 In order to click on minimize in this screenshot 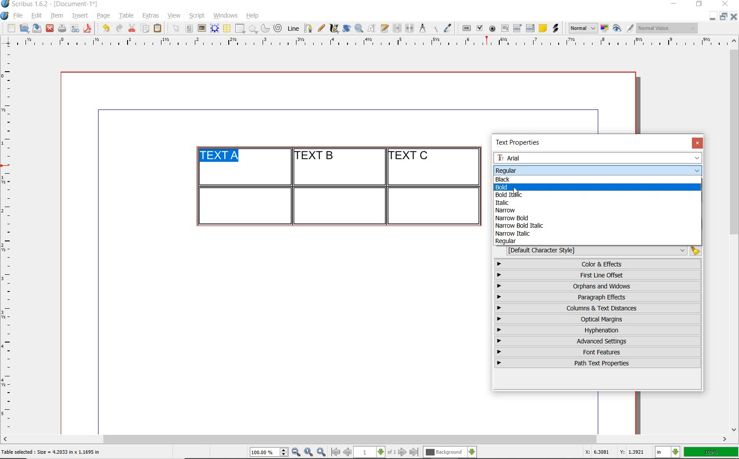, I will do `click(713, 16)`.